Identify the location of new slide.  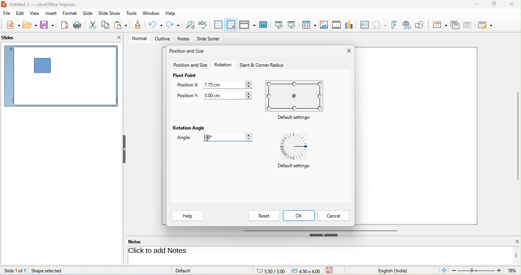
(440, 24).